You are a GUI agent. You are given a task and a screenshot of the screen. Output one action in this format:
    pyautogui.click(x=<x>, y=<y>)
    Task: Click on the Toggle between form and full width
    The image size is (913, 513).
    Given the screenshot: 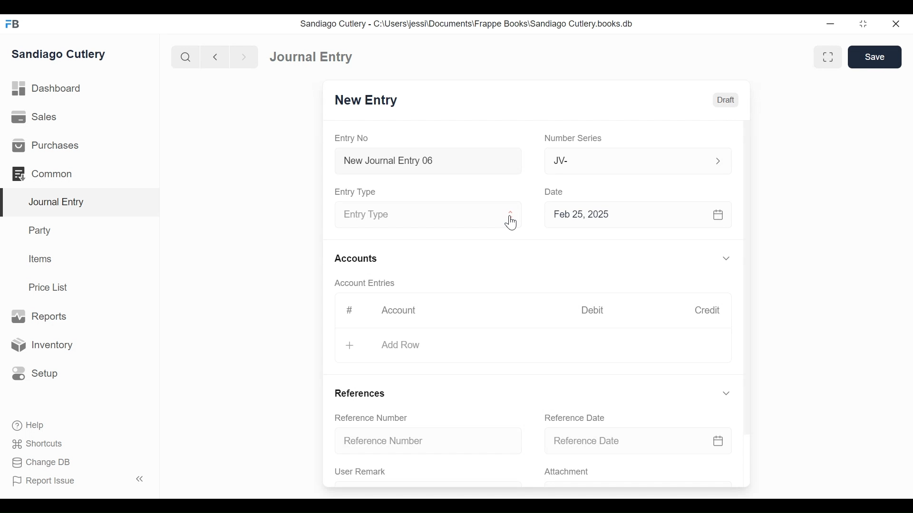 What is the action you would take?
    pyautogui.click(x=828, y=57)
    